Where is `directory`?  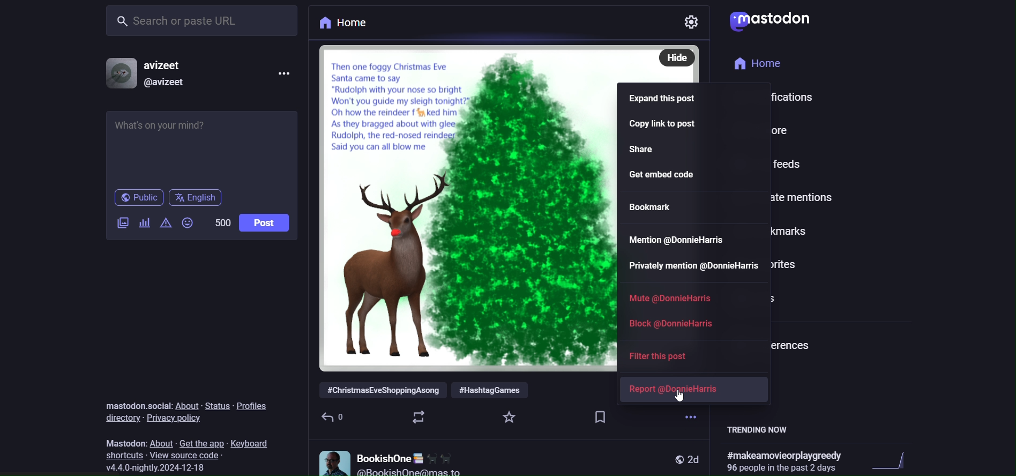
directory is located at coordinates (120, 417).